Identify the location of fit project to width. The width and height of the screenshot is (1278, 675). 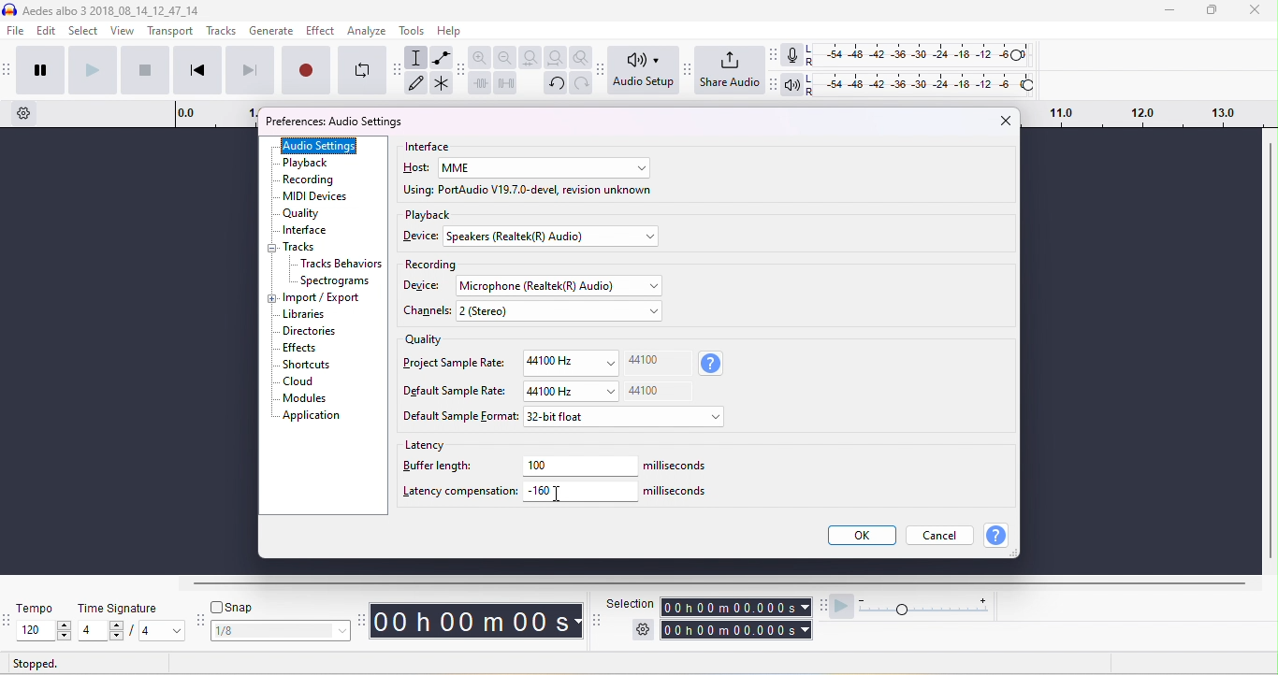
(558, 58).